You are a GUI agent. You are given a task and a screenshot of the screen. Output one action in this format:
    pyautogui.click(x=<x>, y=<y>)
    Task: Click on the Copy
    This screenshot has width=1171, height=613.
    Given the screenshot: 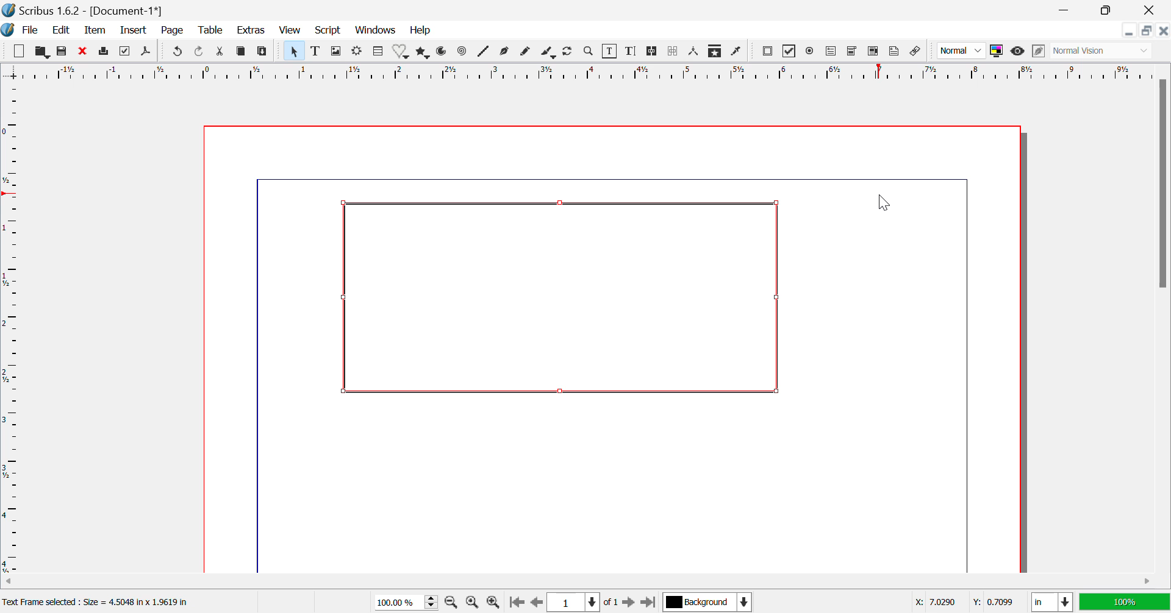 What is the action you would take?
    pyautogui.click(x=242, y=51)
    